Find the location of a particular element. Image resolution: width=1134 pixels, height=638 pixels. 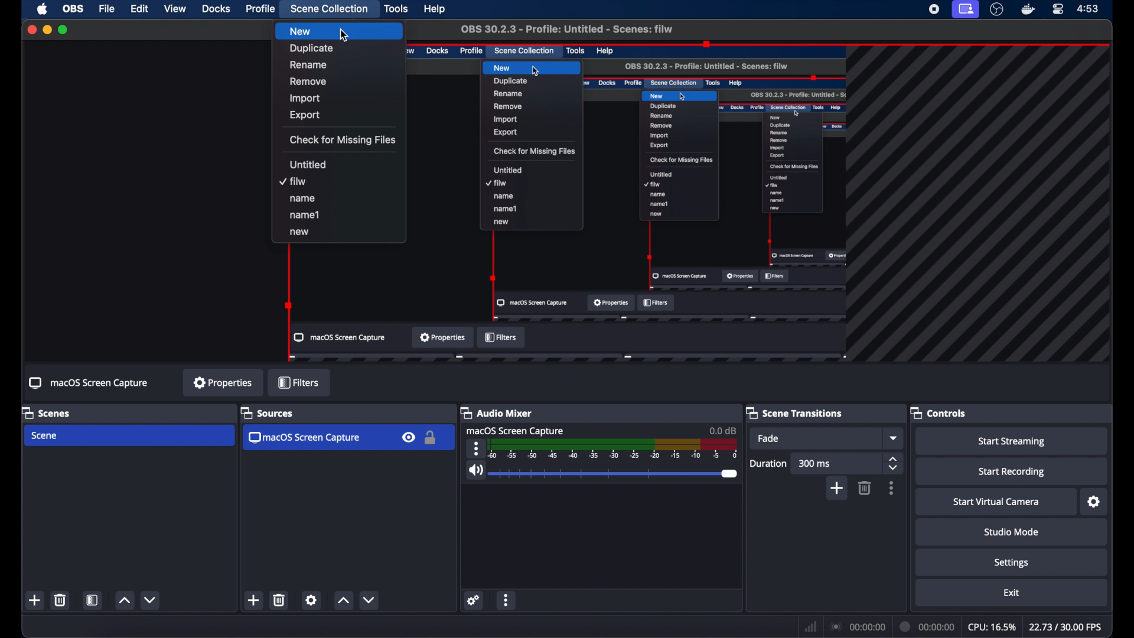

guidelines is located at coordinates (983, 207).